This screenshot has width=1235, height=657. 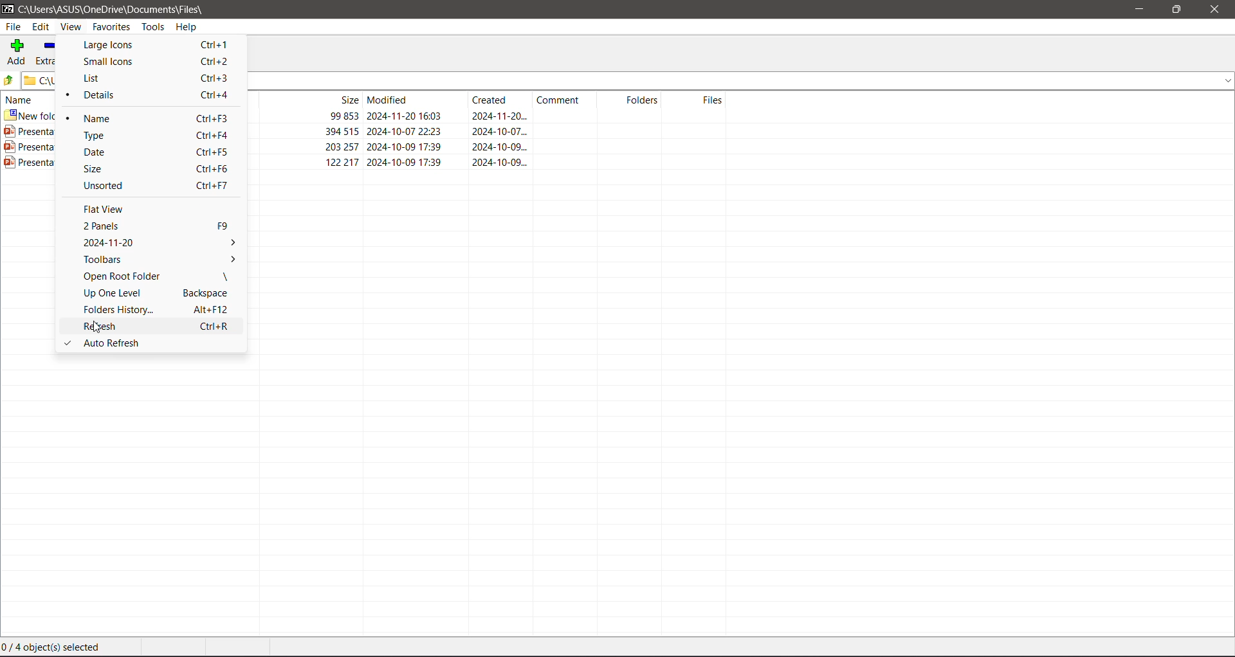 What do you see at coordinates (496, 99) in the screenshot?
I see `created` at bounding box center [496, 99].